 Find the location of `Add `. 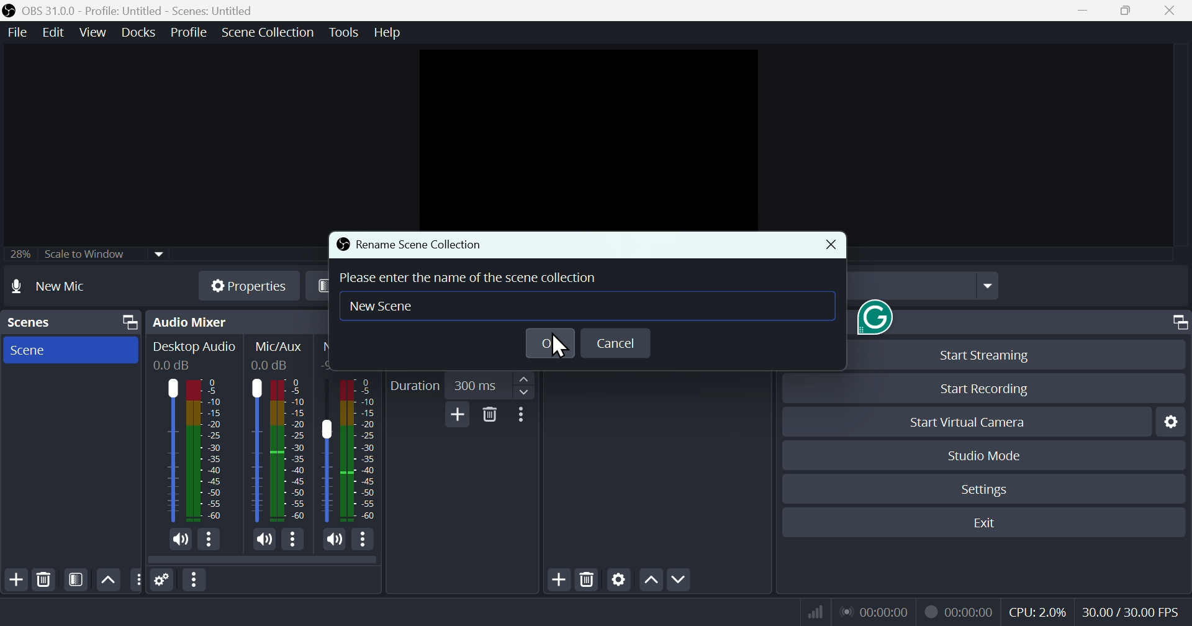

Add  is located at coordinates (454, 416).